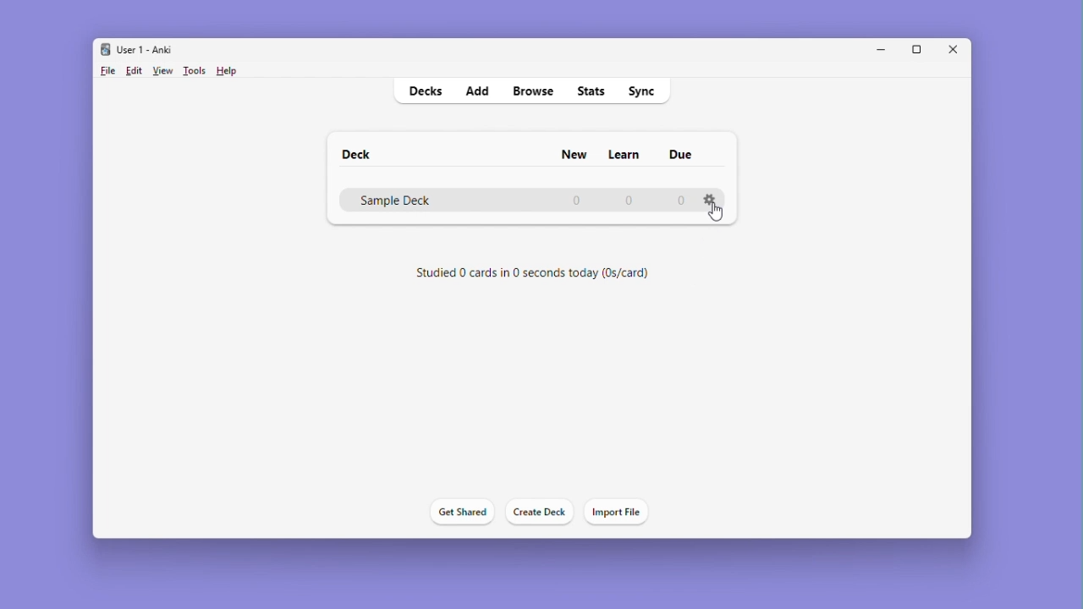 The width and height of the screenshot is (1083, 609). What do you see at coordinates (536, 513) in the screenshot?
I see `Create deck` at bounding box center [536, 513].